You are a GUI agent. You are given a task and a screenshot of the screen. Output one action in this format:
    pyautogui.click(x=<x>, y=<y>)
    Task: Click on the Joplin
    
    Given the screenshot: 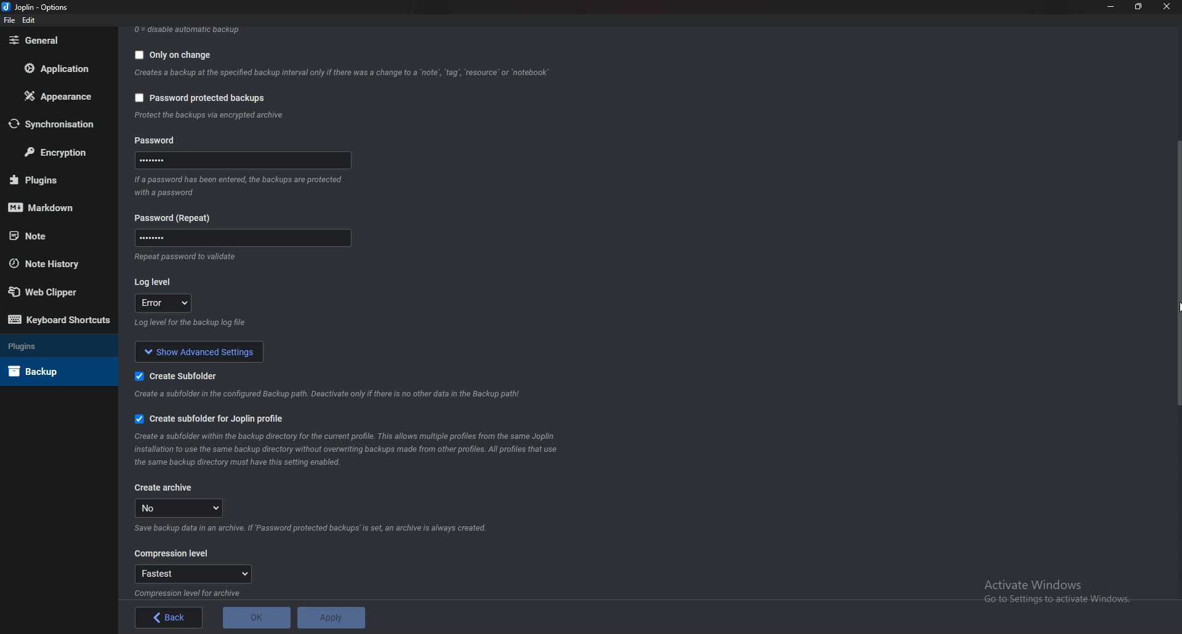 What is the action you would take?
    pyautogui.click(x=36, y=7)
    